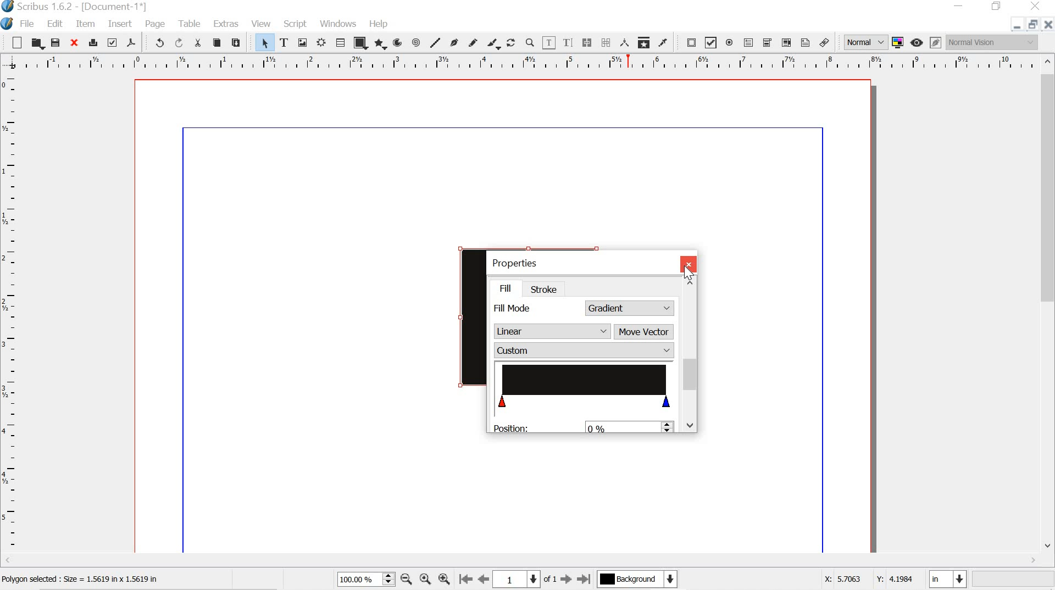  What do you see at coordinates (240, 43) in the screenshot?
I see `paste` at bounding box center [240, 43].